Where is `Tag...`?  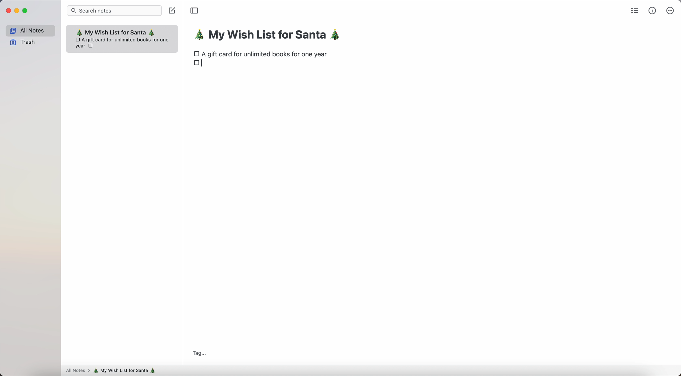
Tag... is located at coordinates (199, 353).